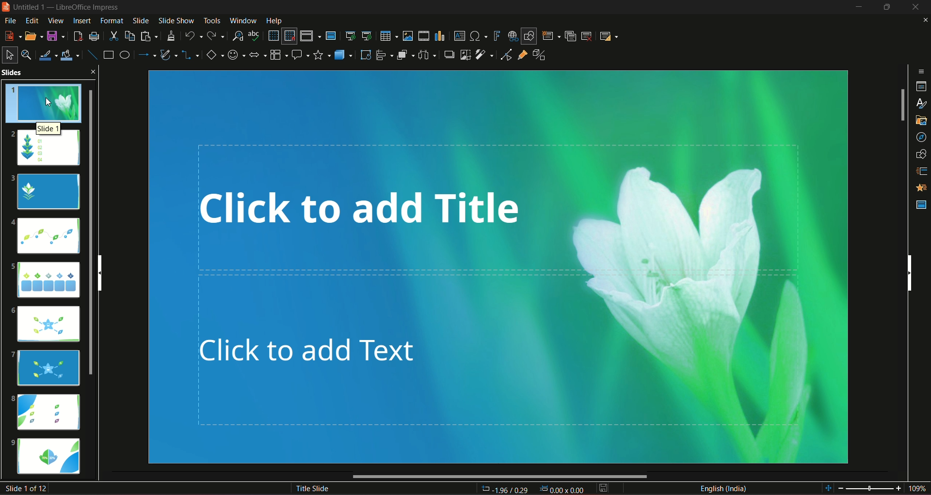  Describe the element at coordinates (332, 35) in the screenshot. I see `master slide` at that location.